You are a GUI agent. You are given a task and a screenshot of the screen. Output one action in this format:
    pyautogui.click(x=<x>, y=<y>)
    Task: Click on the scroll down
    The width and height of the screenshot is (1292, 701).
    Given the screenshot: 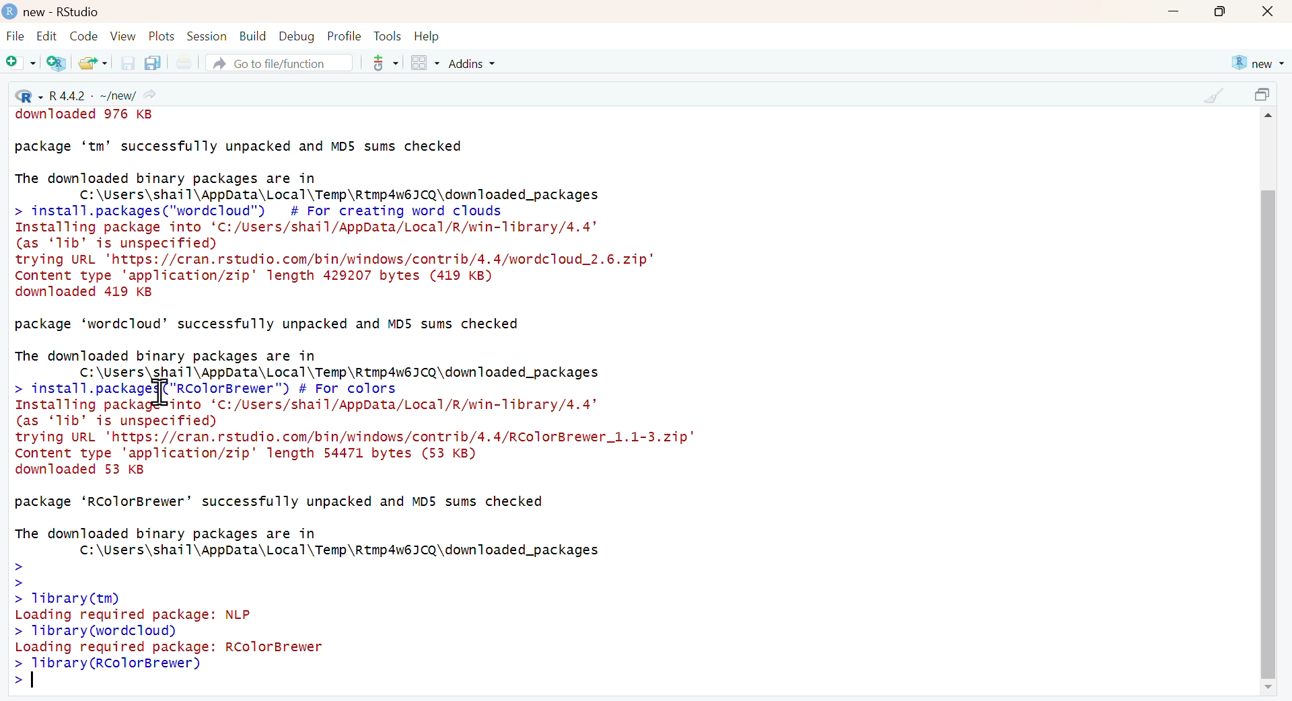 What is the action you would take?
    pyautogui.click(x=1264, y=688)
    